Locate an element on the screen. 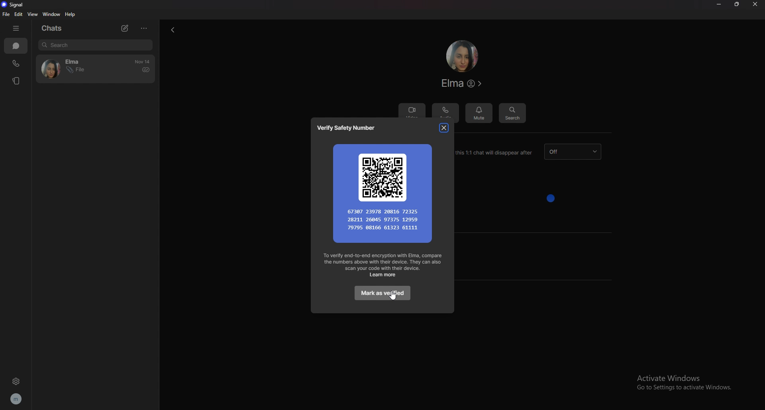 Image resolution: width=765 pixels, height=410 pixels. file is located at coordinates (6, 14).